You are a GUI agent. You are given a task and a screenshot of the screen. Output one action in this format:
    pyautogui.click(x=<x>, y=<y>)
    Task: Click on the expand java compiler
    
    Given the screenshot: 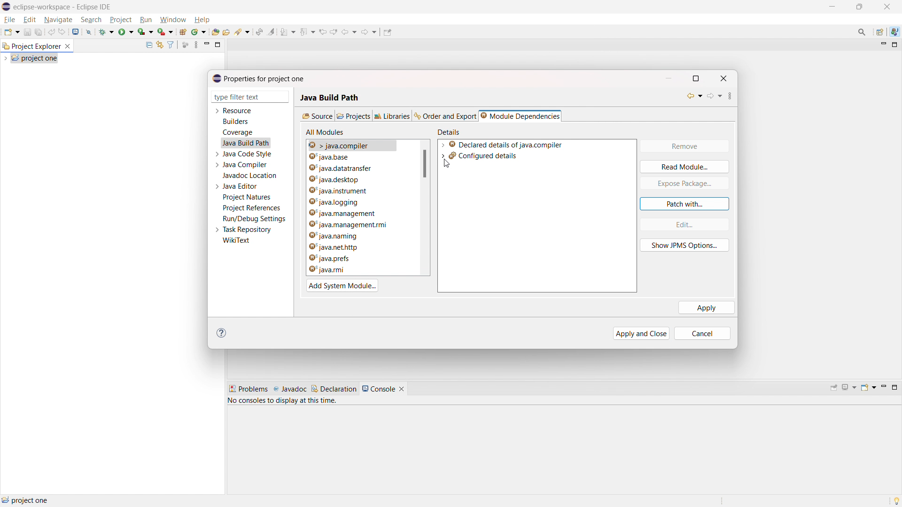 What is the action you would take?
    pyautogui.click(x=217, y=165)
    